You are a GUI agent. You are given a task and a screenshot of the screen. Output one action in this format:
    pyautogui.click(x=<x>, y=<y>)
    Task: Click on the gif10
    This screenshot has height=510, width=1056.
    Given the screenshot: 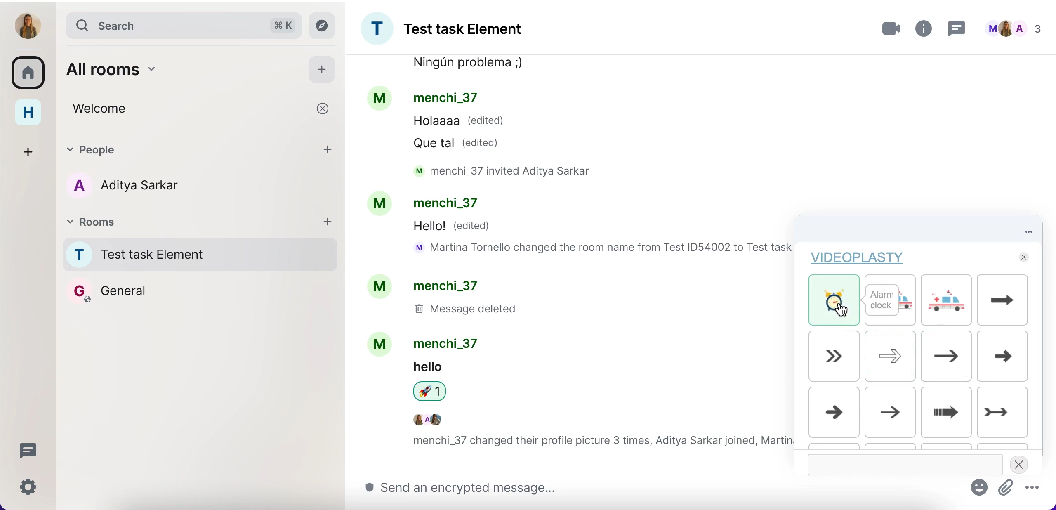 What is the action you would take?
    pyautogui.click(x=889, y=411)
    